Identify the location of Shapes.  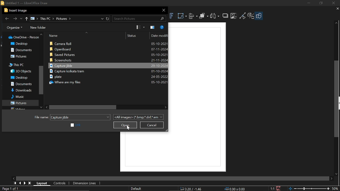
(260, 16).